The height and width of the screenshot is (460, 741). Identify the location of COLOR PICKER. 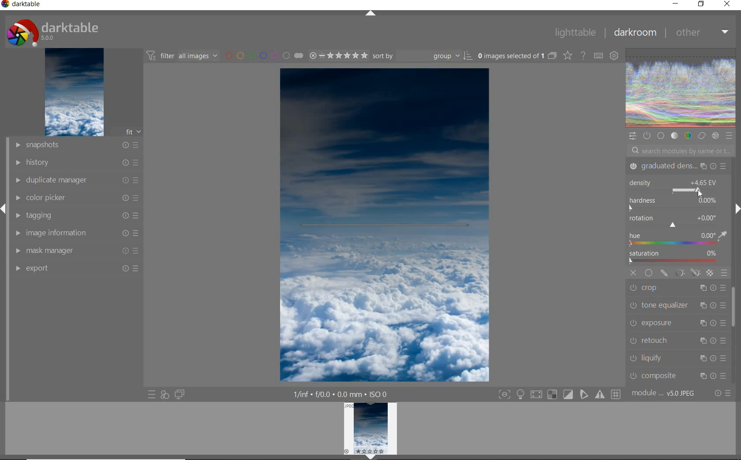
(77, 198).